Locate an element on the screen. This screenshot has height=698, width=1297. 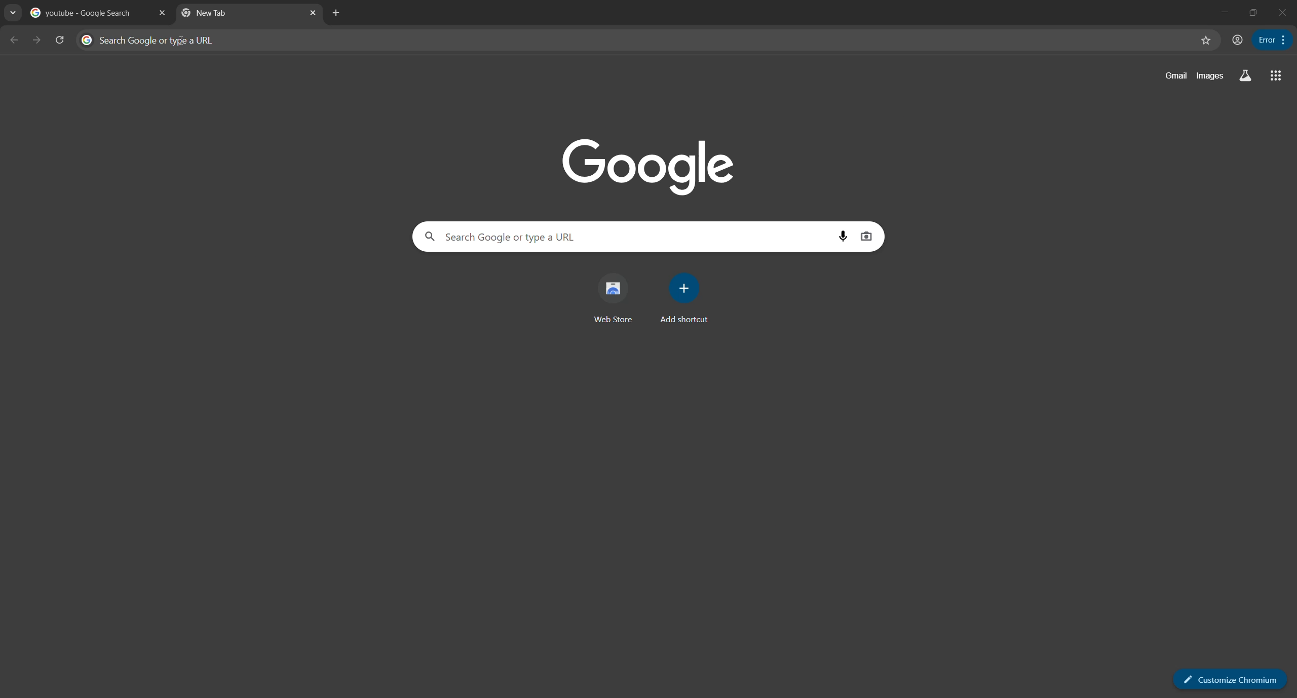
images is located at coordinates (1210, 76).